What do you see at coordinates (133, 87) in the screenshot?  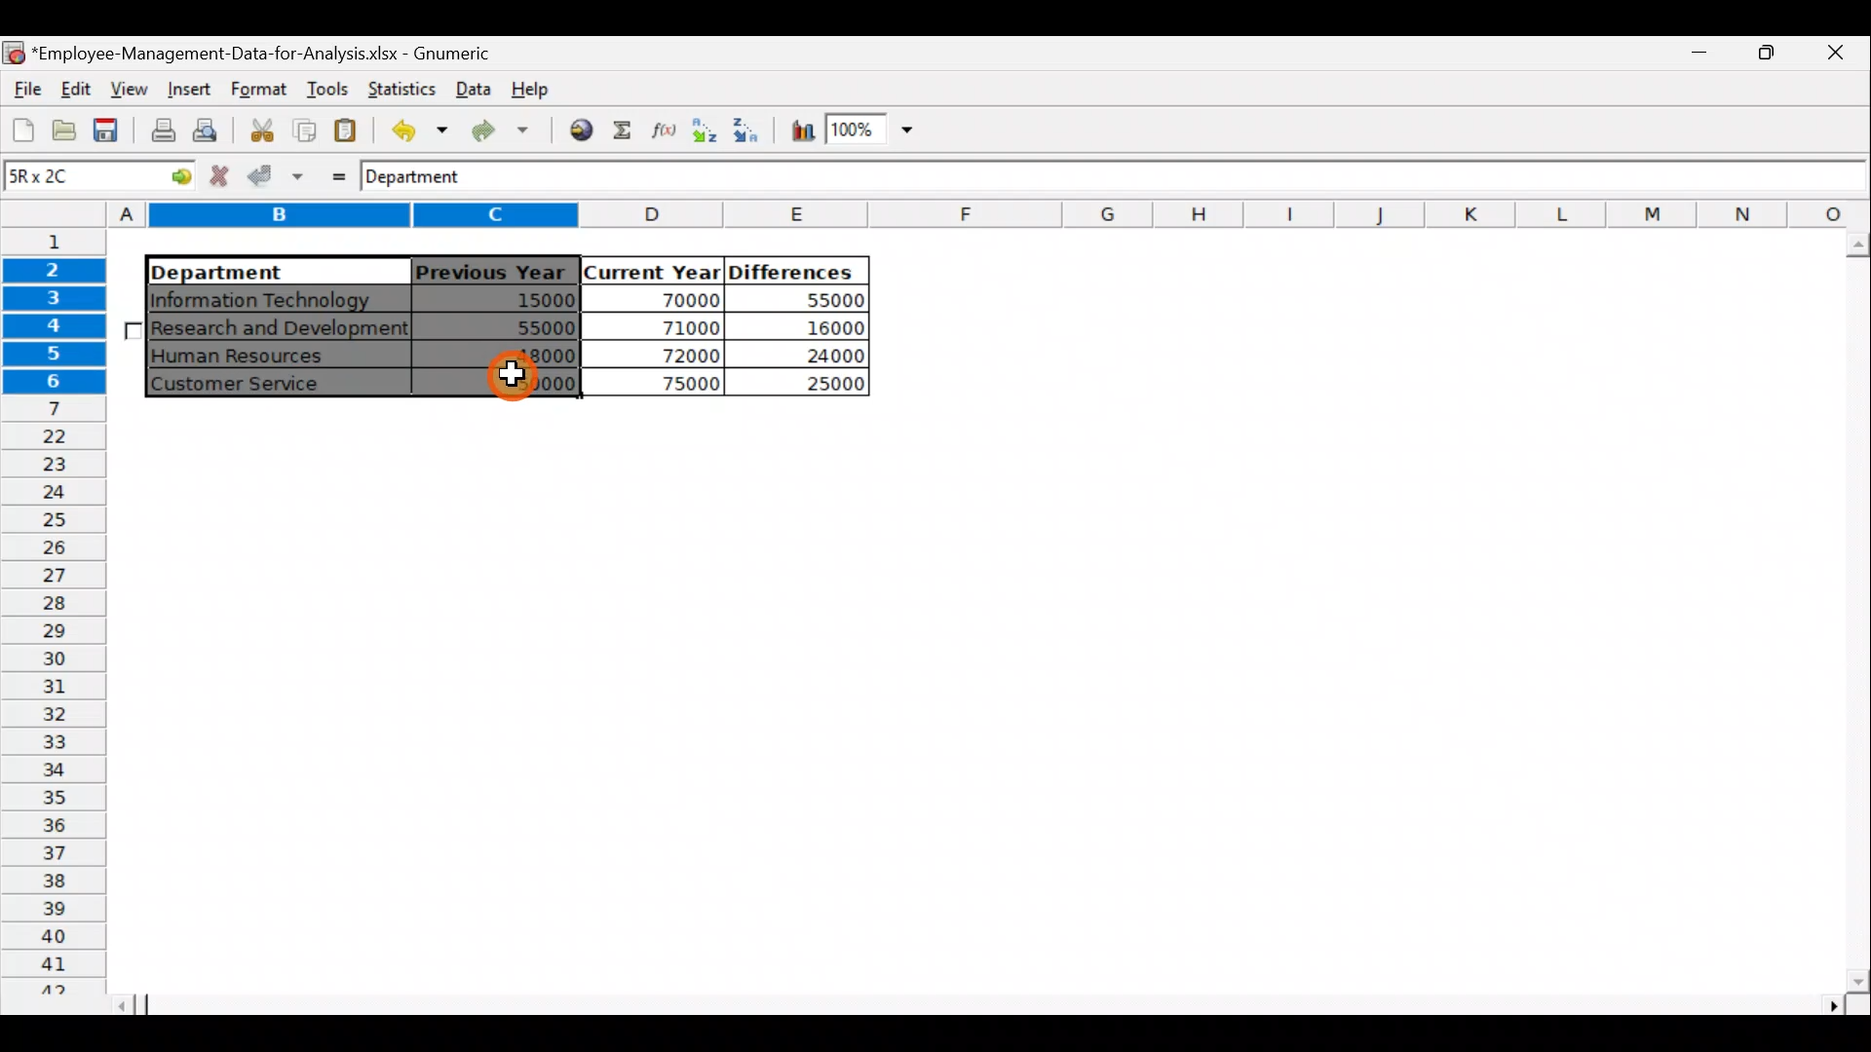 I see `View` at bounding box center [133, 87].